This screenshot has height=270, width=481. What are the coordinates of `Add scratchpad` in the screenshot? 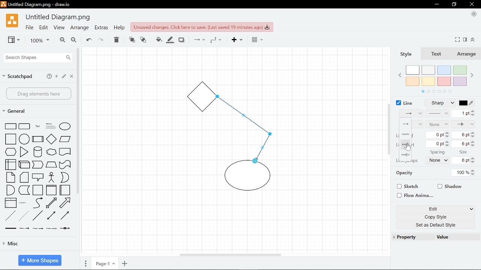 It's located at (57, 76).